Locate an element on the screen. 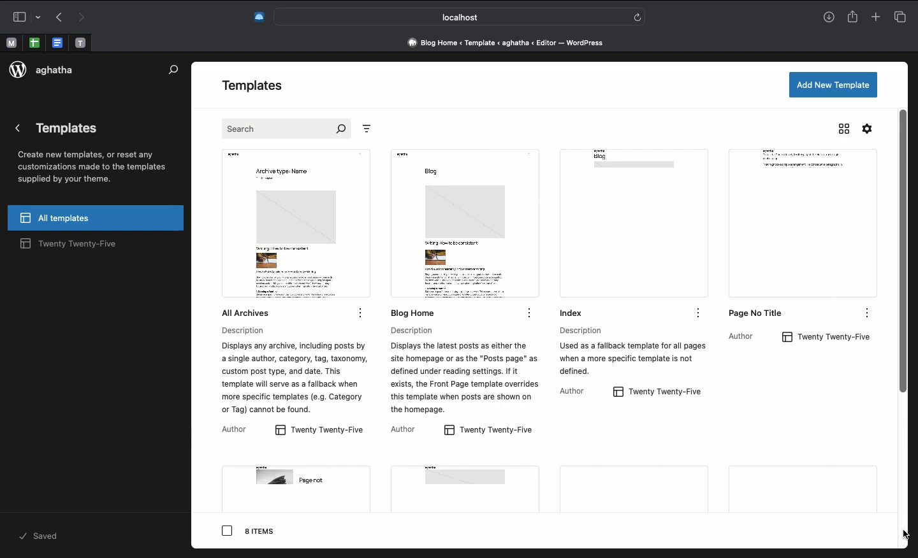 The image size is (918, 558). Share is located at coordinates (852, 17).